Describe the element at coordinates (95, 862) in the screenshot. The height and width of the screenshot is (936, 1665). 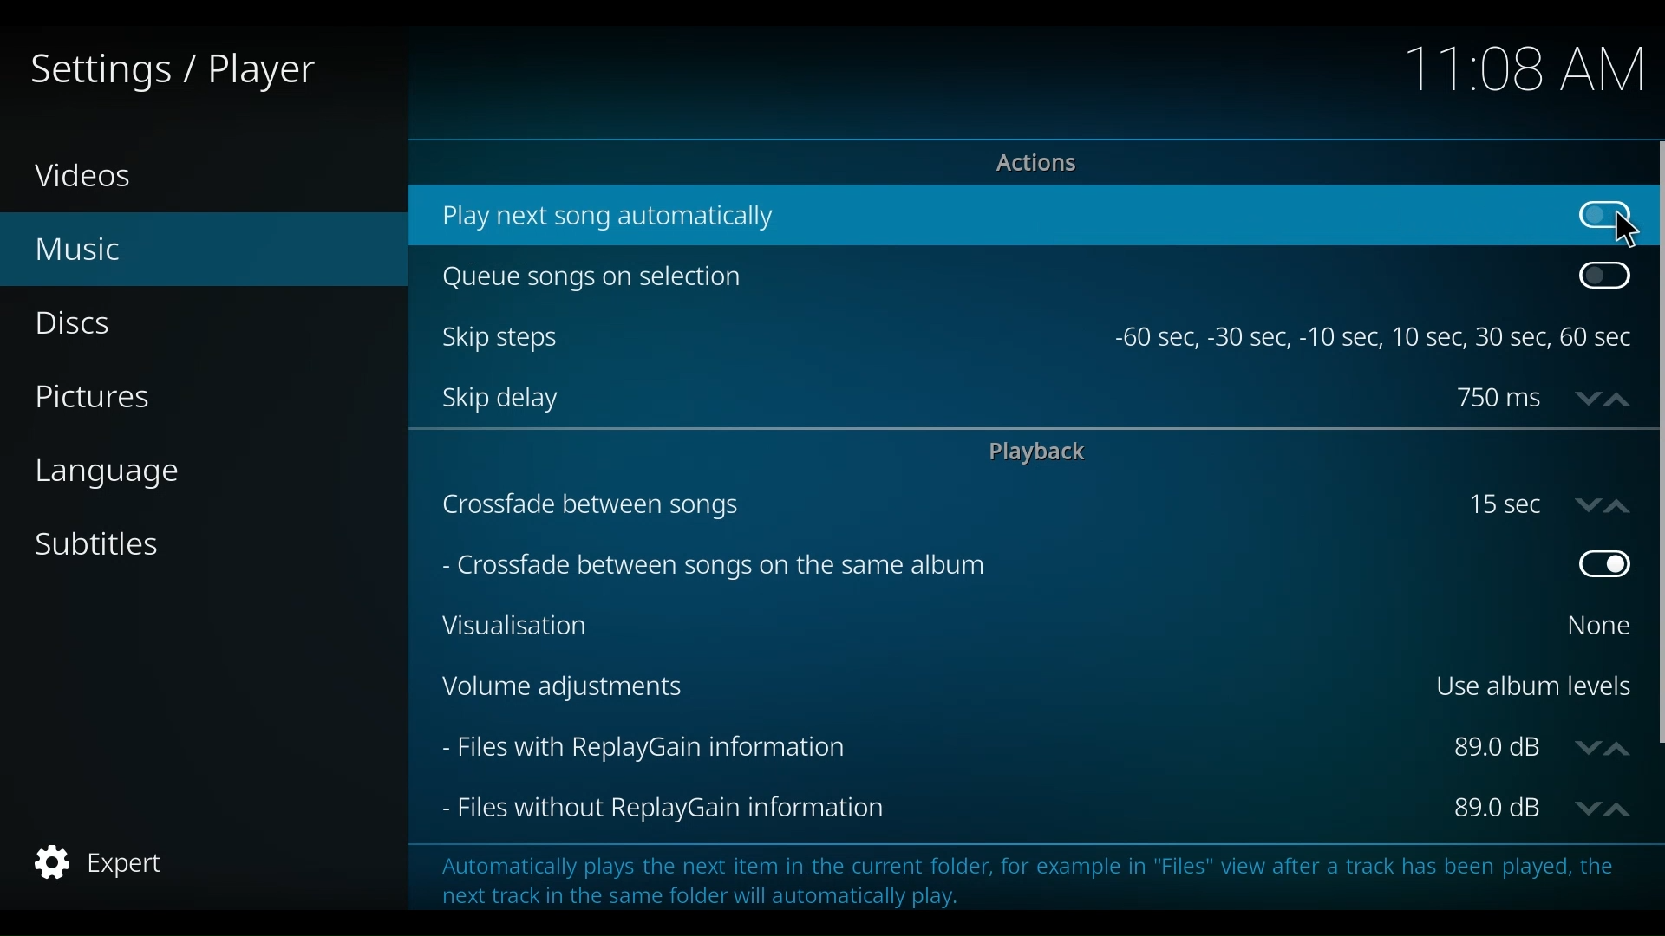
I see `expert` at that location.